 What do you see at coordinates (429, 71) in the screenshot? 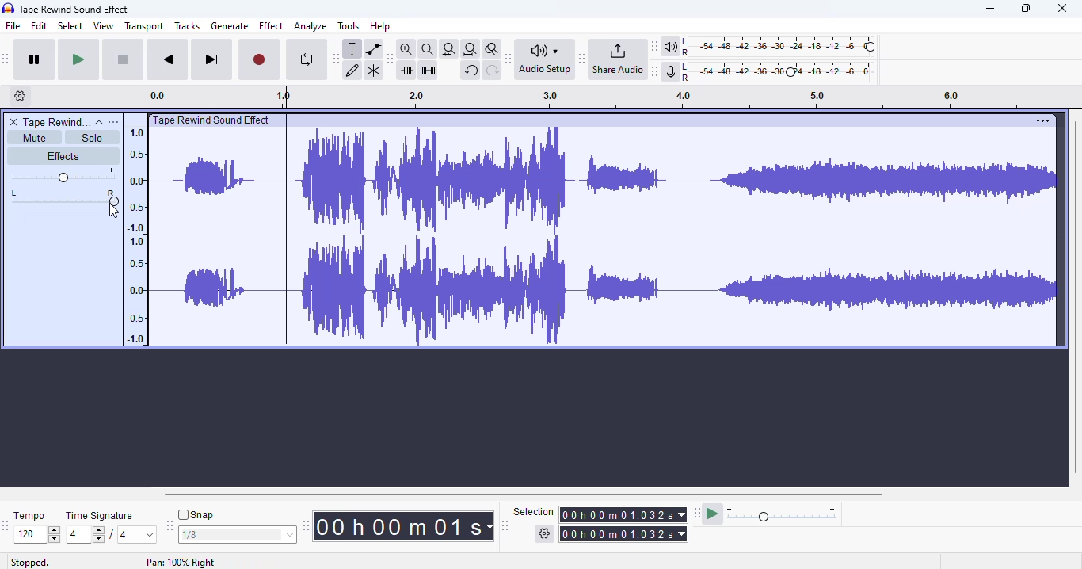
I see `silence audio selection` at bounding box center [429, 71].